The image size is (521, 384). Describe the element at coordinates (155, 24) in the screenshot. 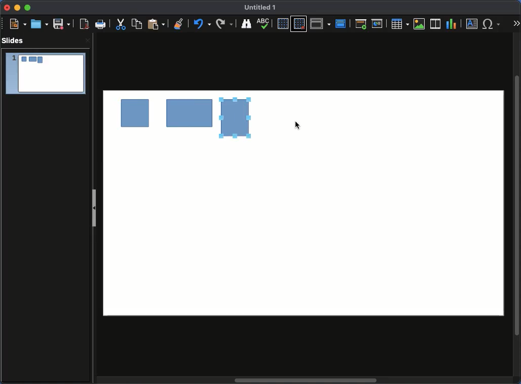

I see `Paste` at that location.